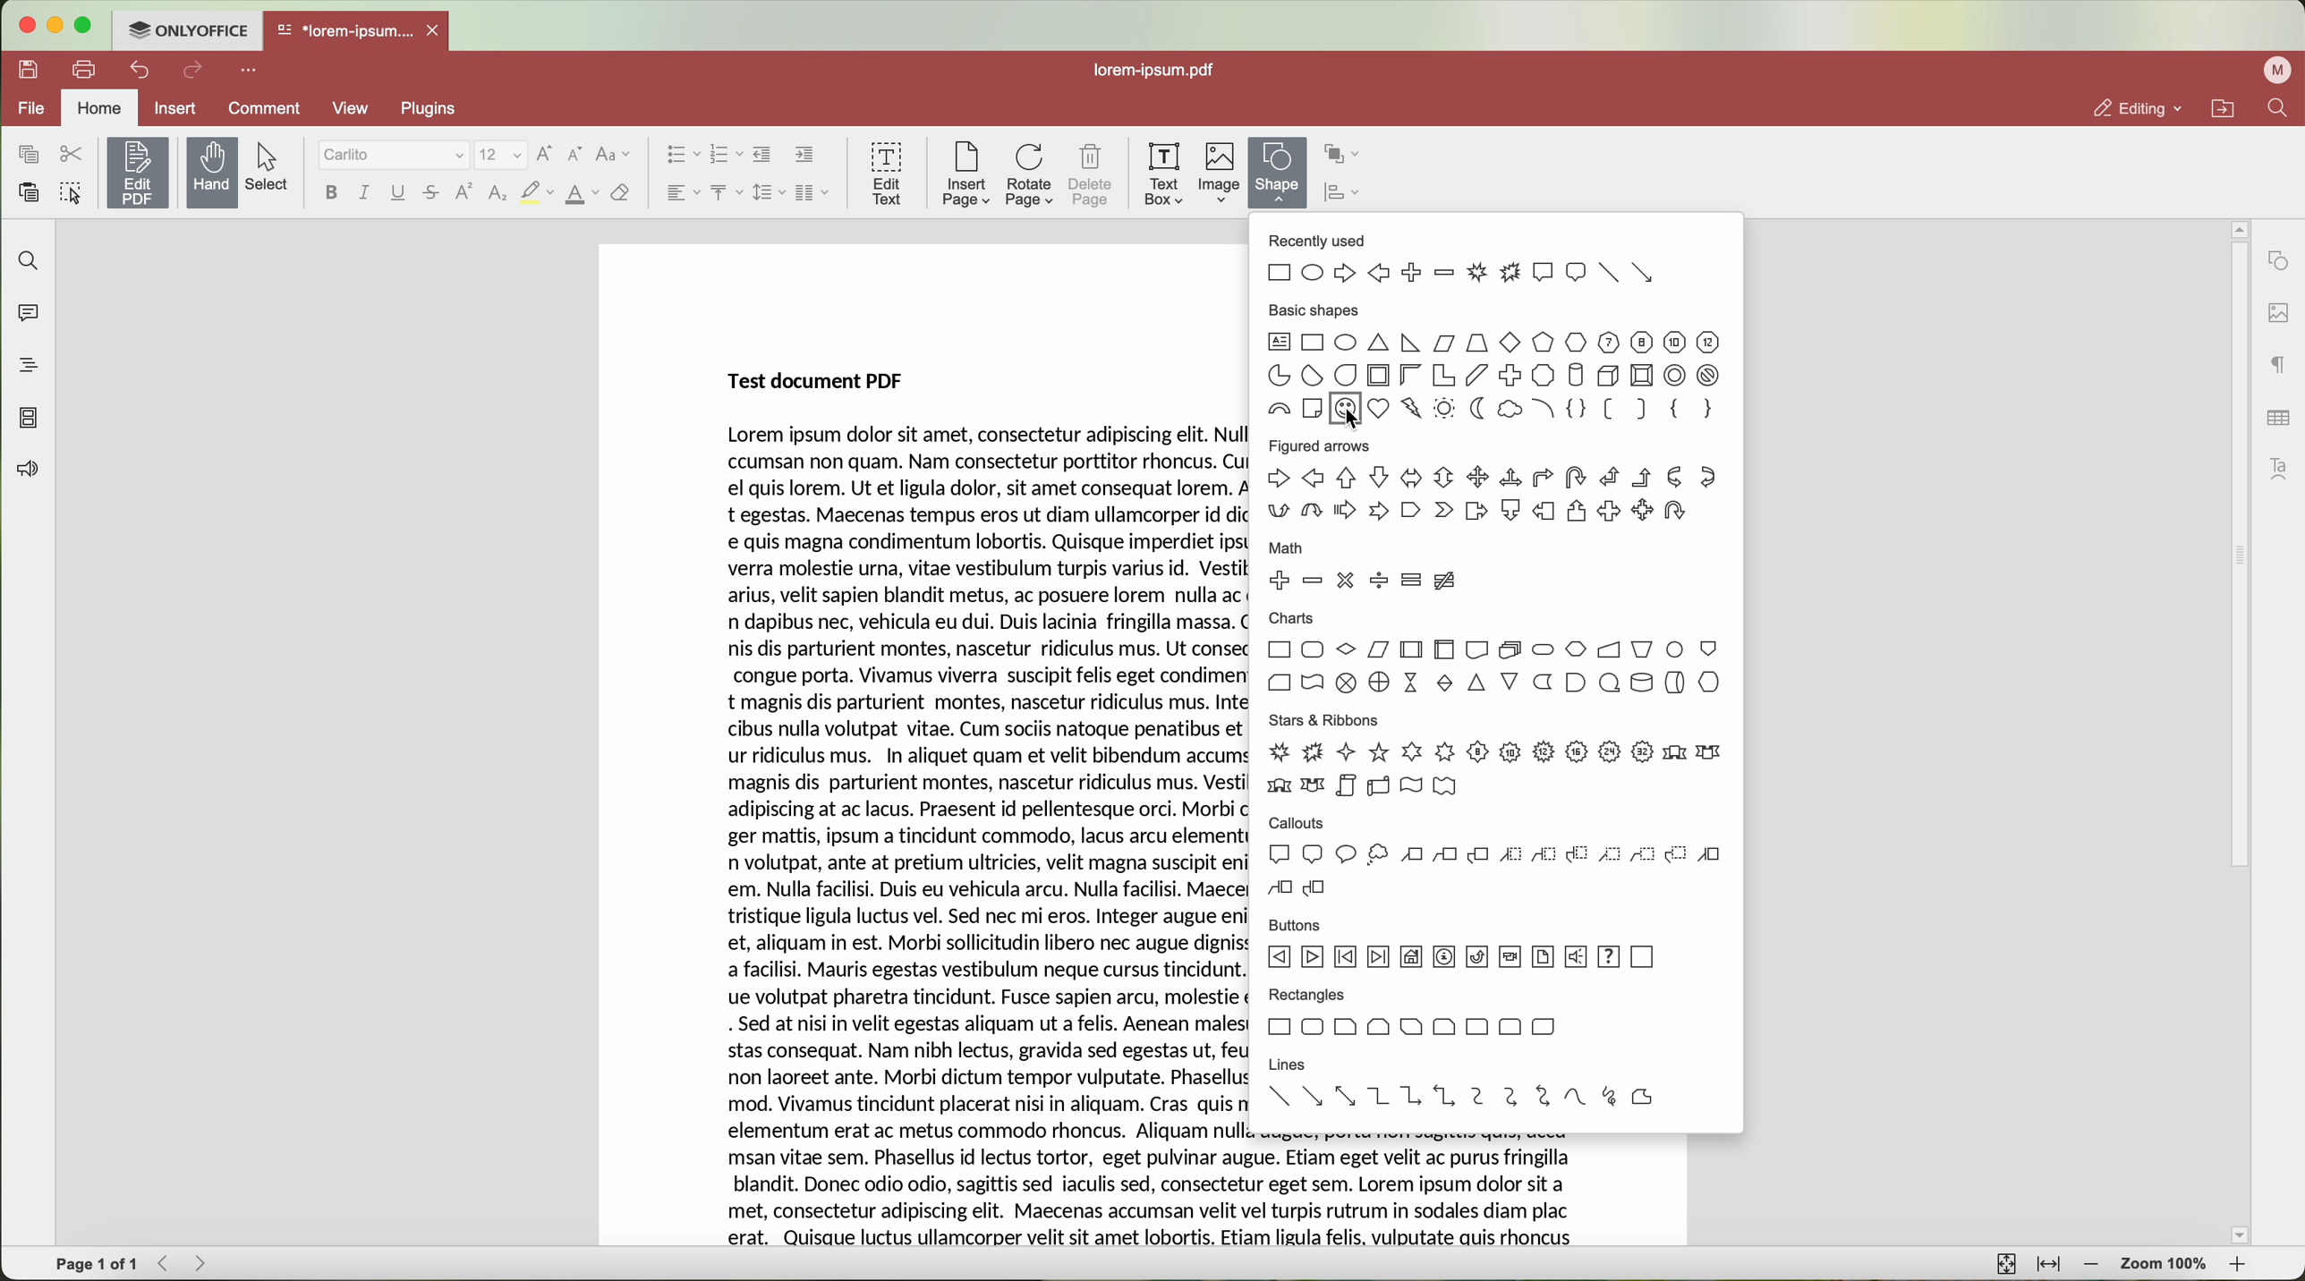  I want to click on edit text, so click(886, 172).